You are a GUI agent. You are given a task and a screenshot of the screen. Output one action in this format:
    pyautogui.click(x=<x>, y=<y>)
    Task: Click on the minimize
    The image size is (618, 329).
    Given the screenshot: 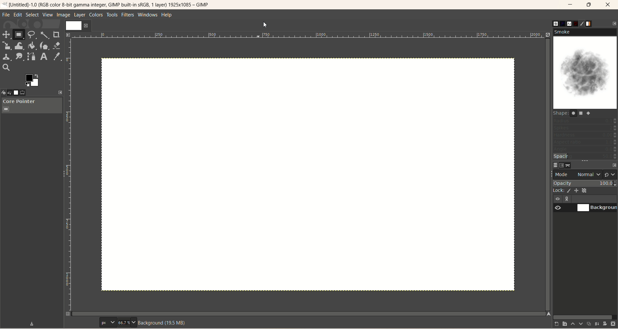 What is the action you would take?
    pyautogui.click(x=571, y=5)
    